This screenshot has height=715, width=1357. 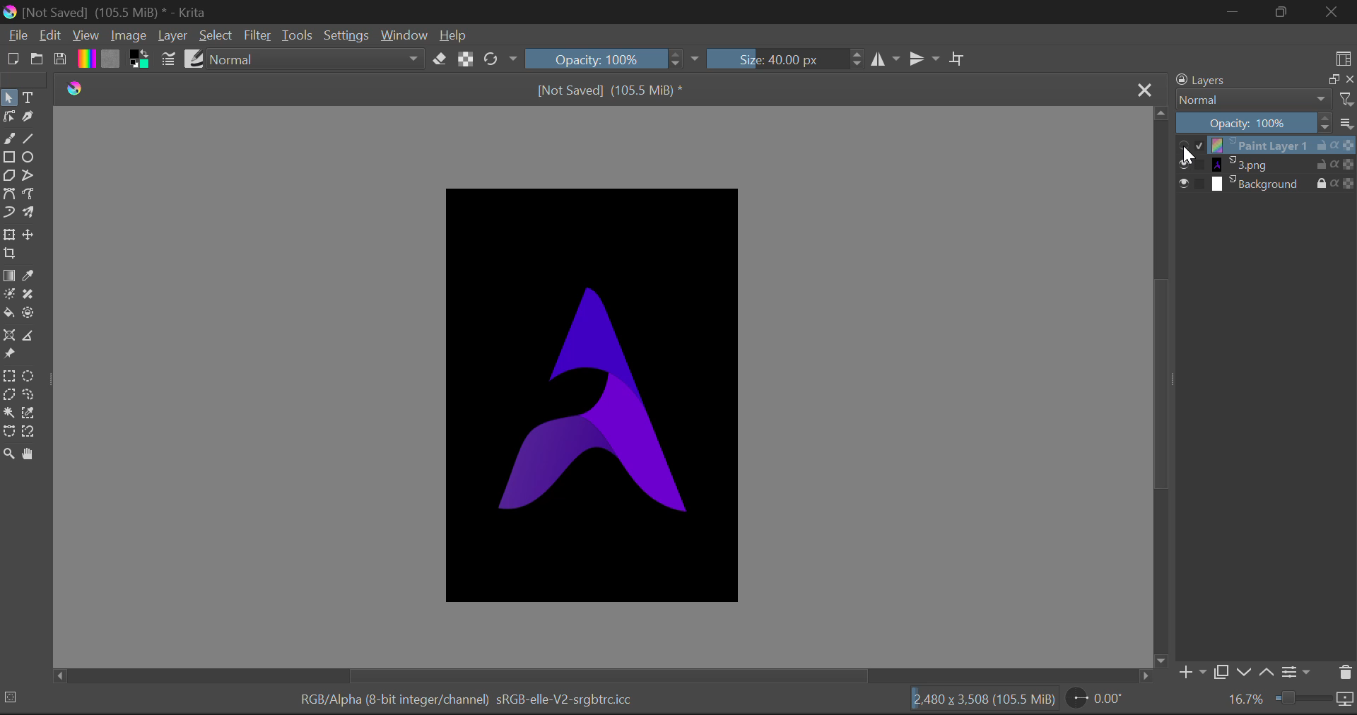 What do you see at coordinates (30, 375) in the screenshot?
I see `Circular Selection` at bounding box center [30, 375].